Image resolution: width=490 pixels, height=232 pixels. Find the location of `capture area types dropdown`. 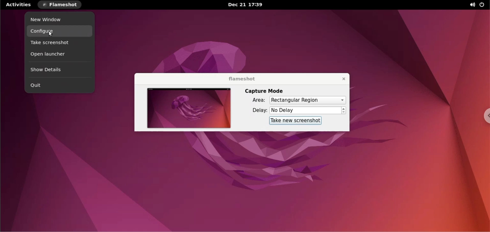

capture area types dropdown is located at coordinates (308, 100).